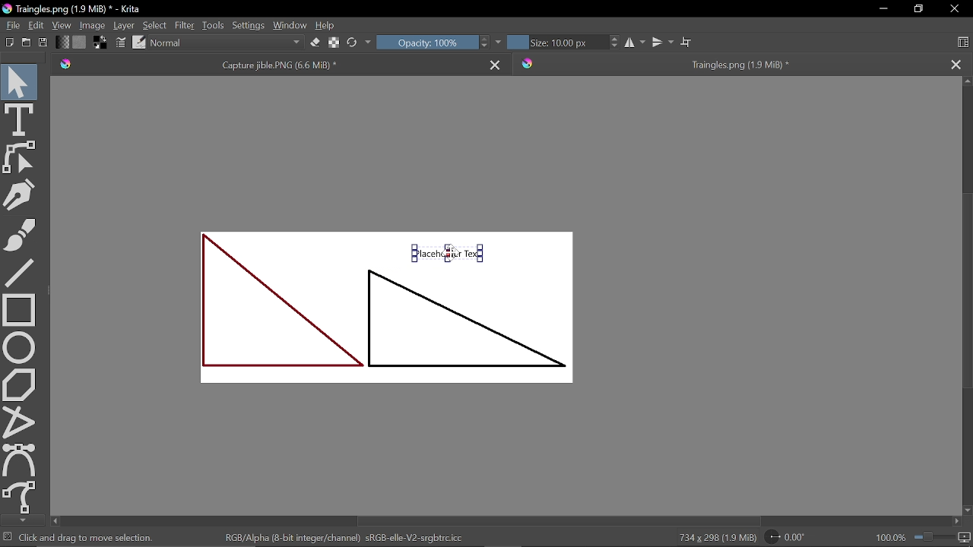  What do you see at coordinates (348, 537) in the screenshot?
I see `'RGB/Alpha (8-bit integer/channel) sRGB-elle-V2-srgbtrc.icc` at bounding box center [348, 537].